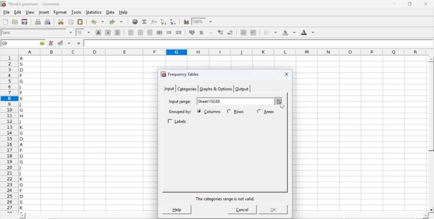 Image resolution: width=434 pixels, height=219 pixels. What do you see at coordinates (199, 111) in the screenshot?
I see `checkbox` at bounding box center [199, 111].